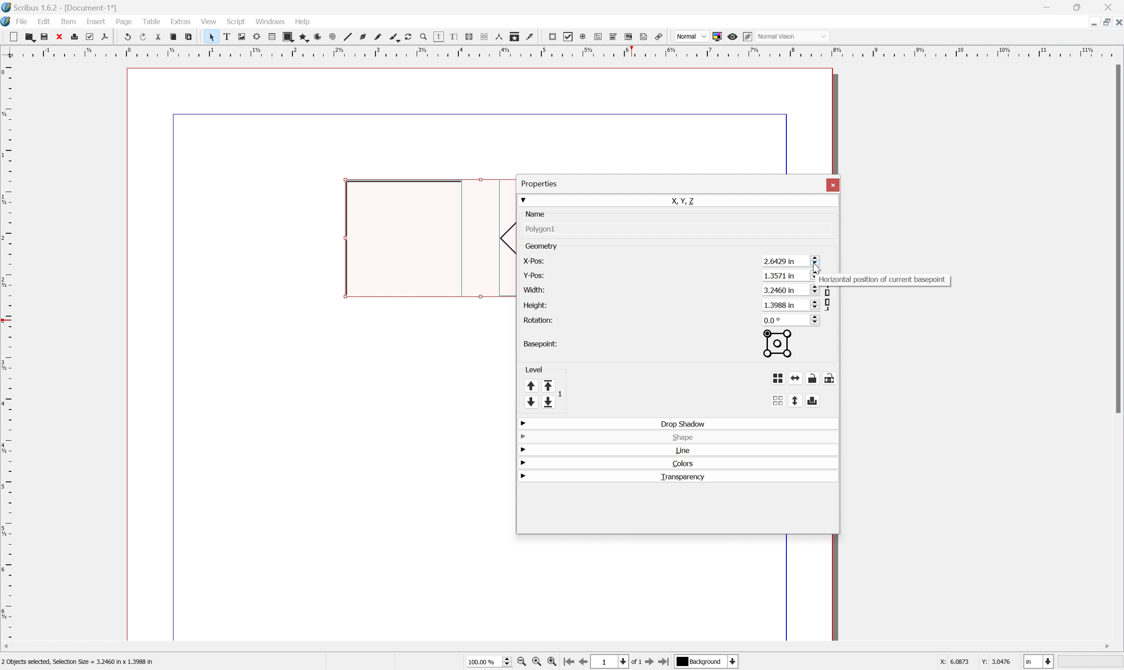  Describe the element at coordinates (523, 476) in the screenshot. I see `drop down` at that location.